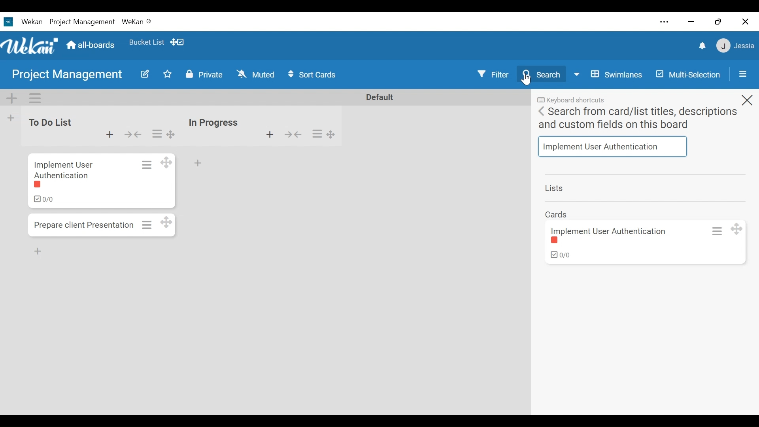 The width and height of the screenshot is (759, 427). Describe the element at coordinates (613, 146) in the screenshot. I see ` Implement User Authentication` at that location.